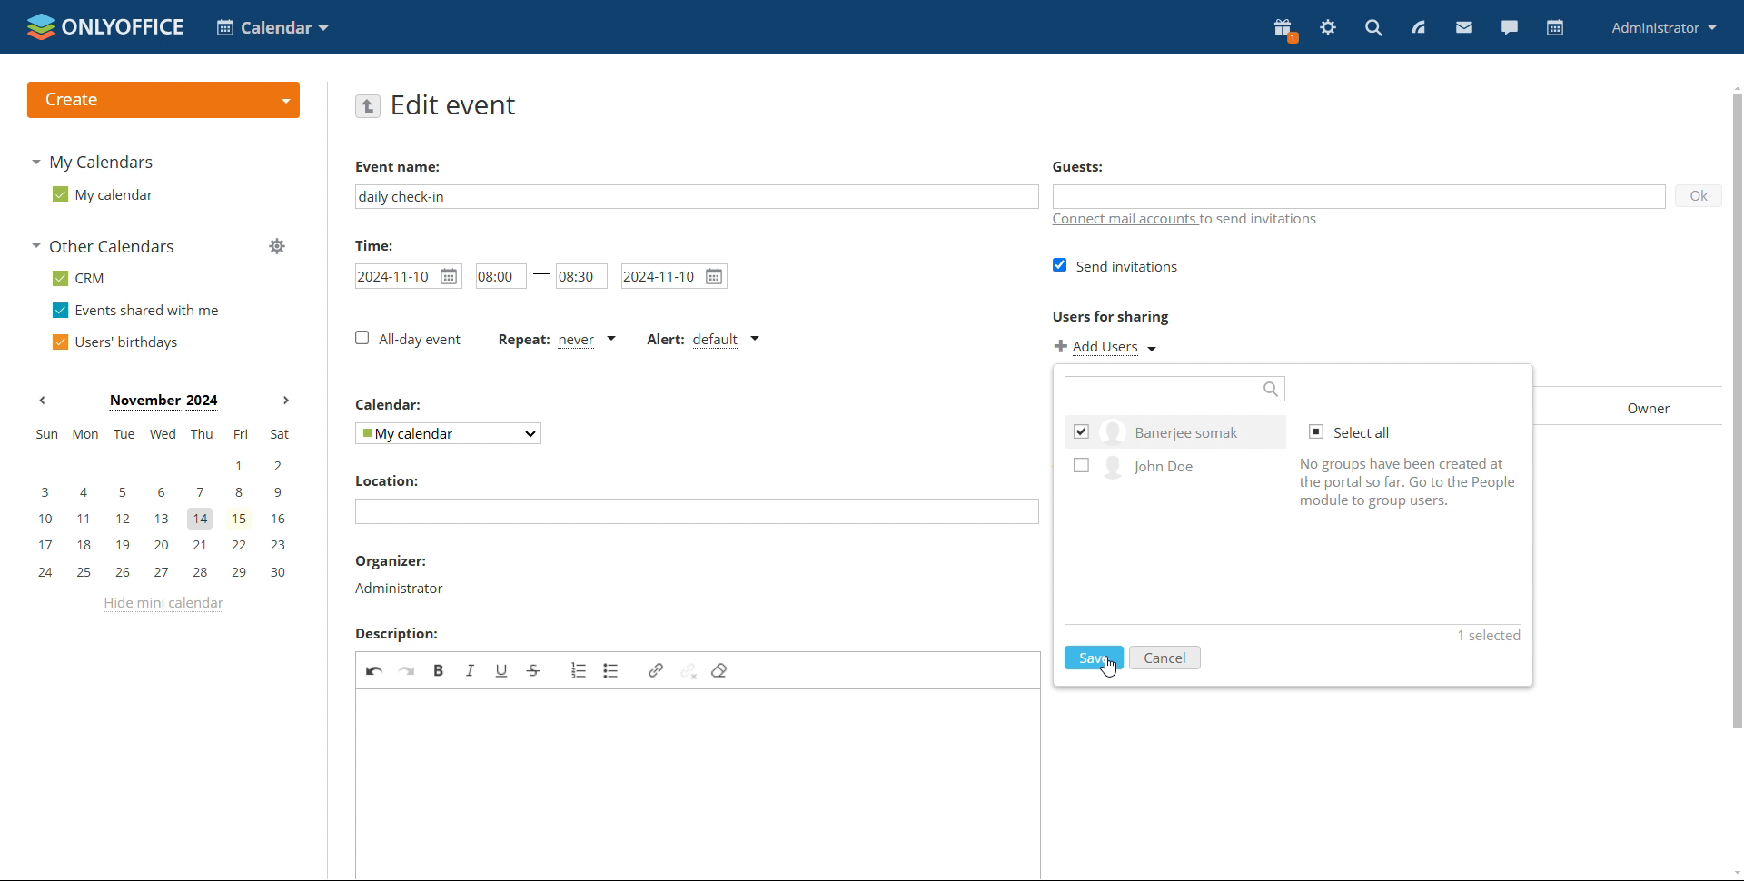 The height and width of the screenshot is (881, 1744). What do you see at coordinates (702, 341) in the screenshot?
I see `alert type` at bounding box center [702, 341].